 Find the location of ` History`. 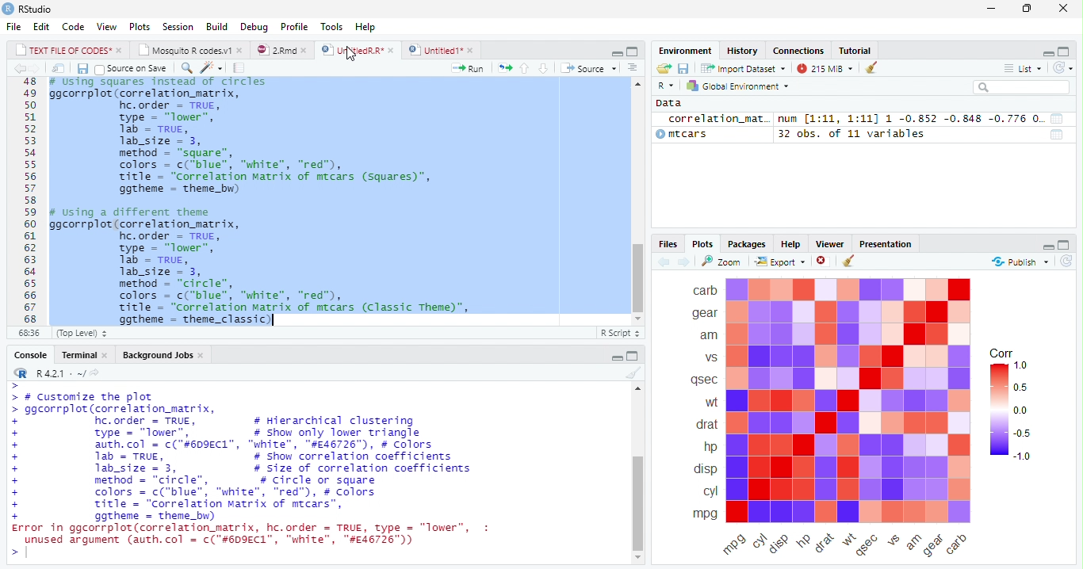

 History is located at coordinates (744, 52).